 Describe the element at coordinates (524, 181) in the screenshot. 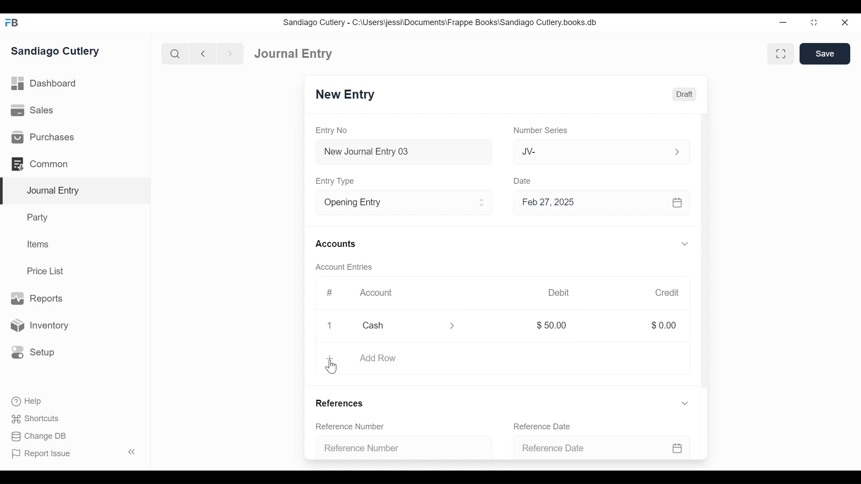

I see `Date` at that location.